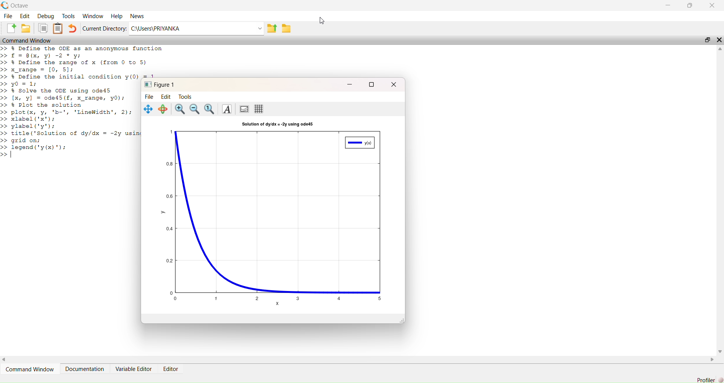 The image size is (724, 383). I want to click on Current Directory:, so click(104, 28).